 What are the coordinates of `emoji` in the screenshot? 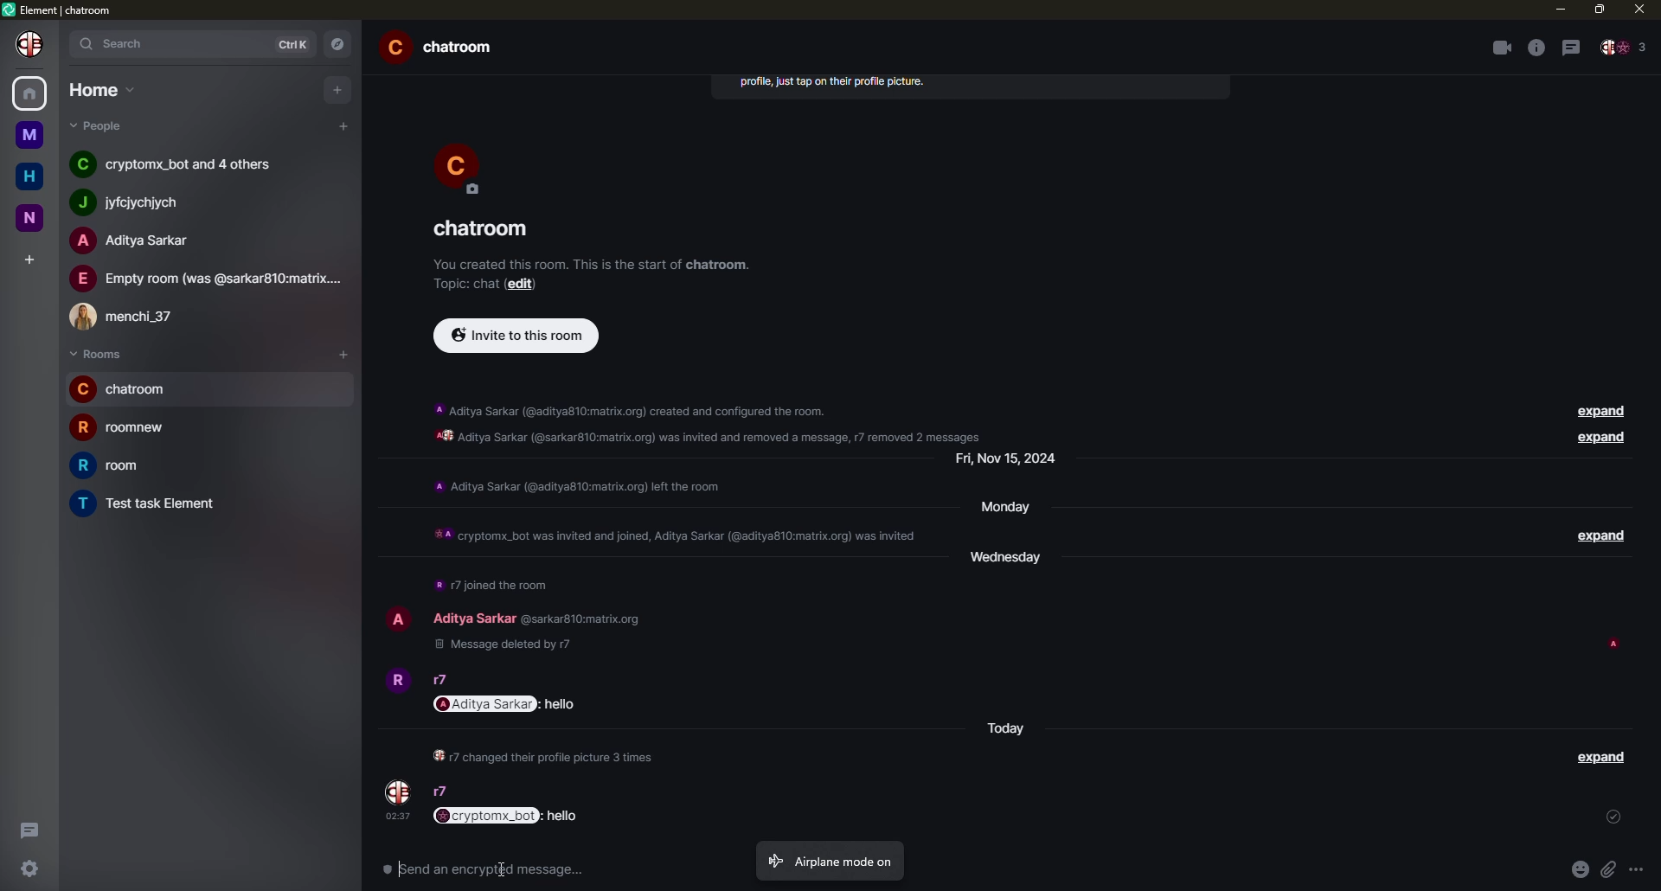 It's located at (1579, 869).